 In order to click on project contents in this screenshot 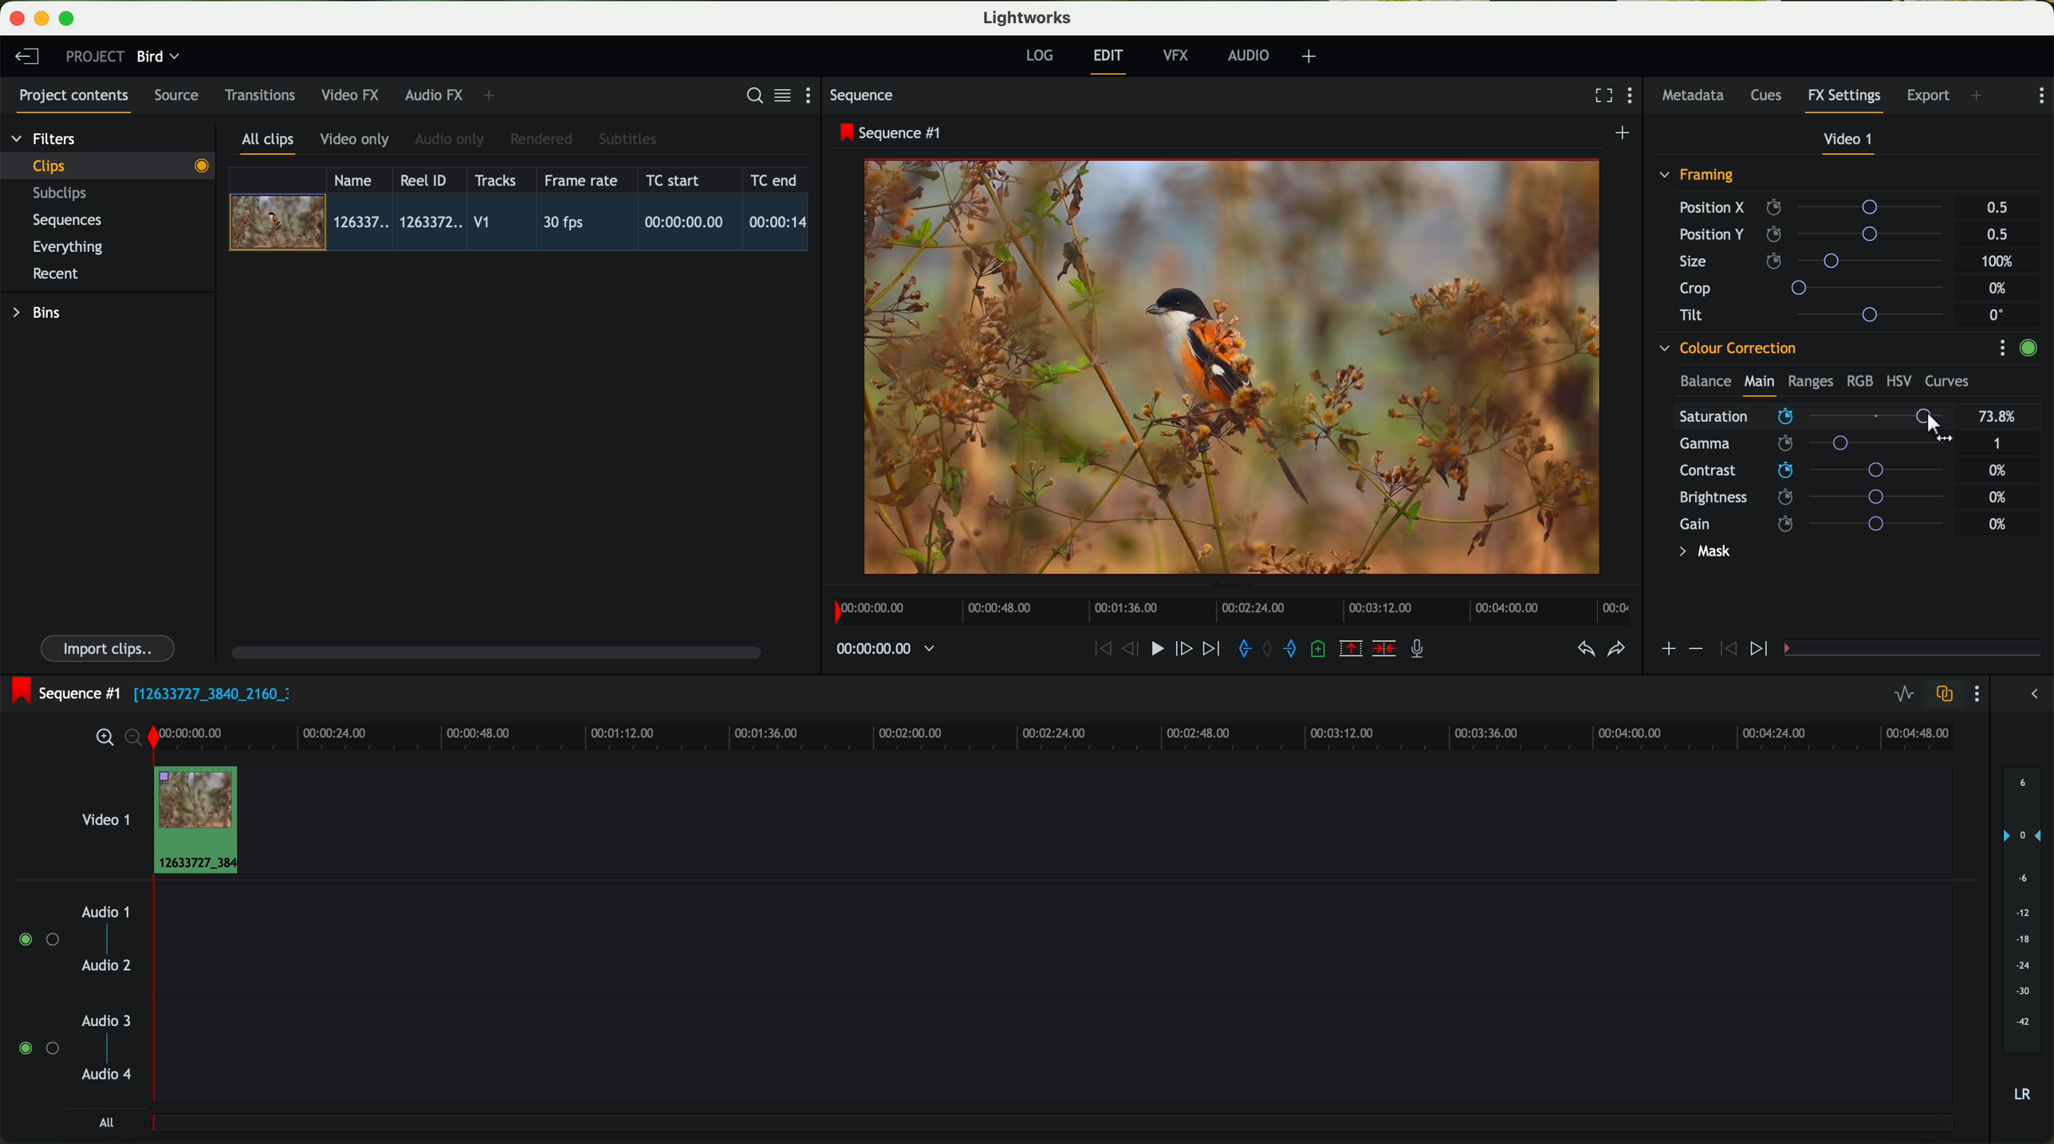, I will do `click(74, 100)`.